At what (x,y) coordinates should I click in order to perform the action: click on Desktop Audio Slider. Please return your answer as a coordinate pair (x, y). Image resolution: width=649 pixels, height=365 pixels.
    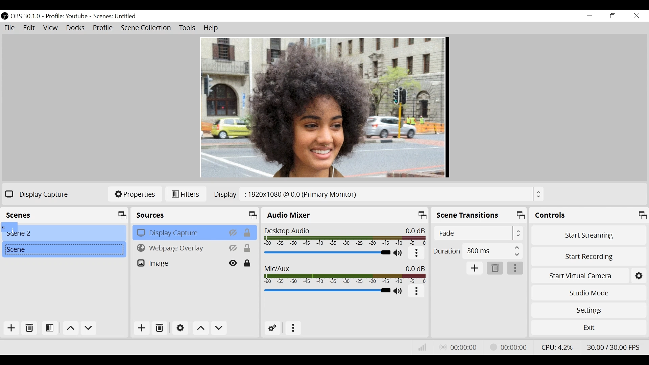
    Looking at the image, I should click on (328, 253).